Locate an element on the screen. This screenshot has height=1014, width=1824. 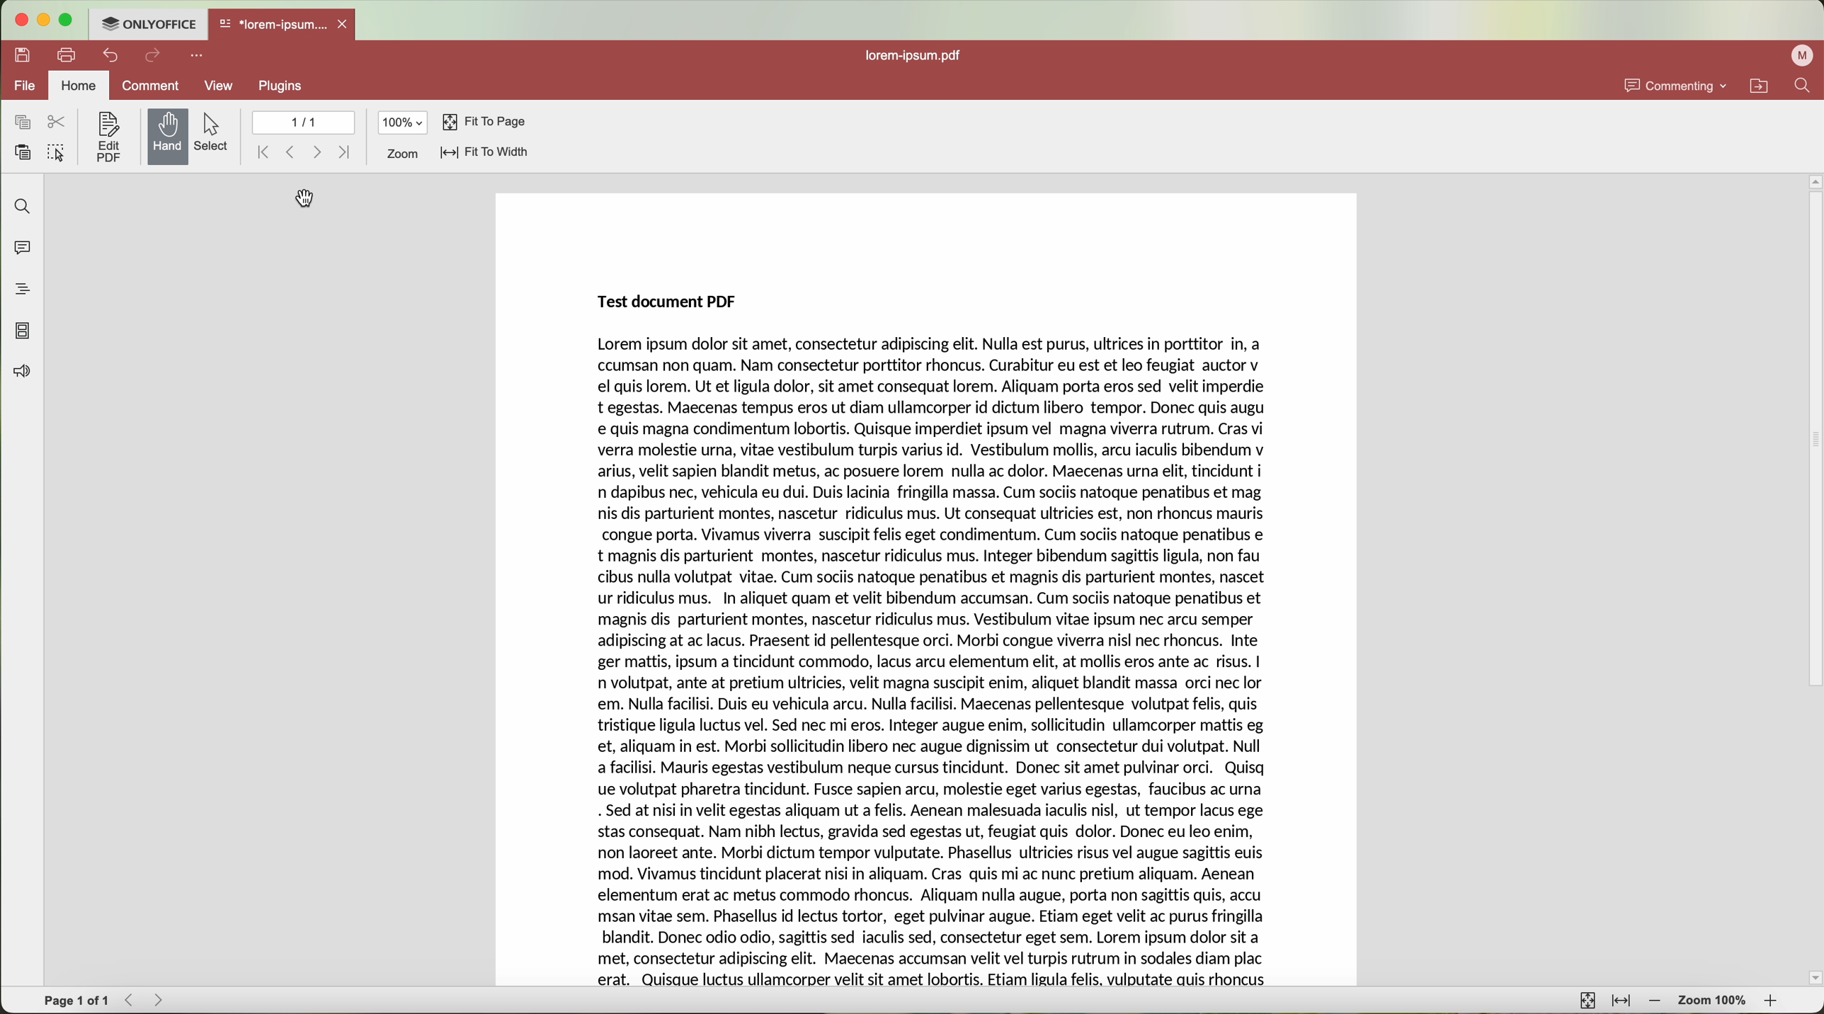
home is located at coordinates (79, 84).